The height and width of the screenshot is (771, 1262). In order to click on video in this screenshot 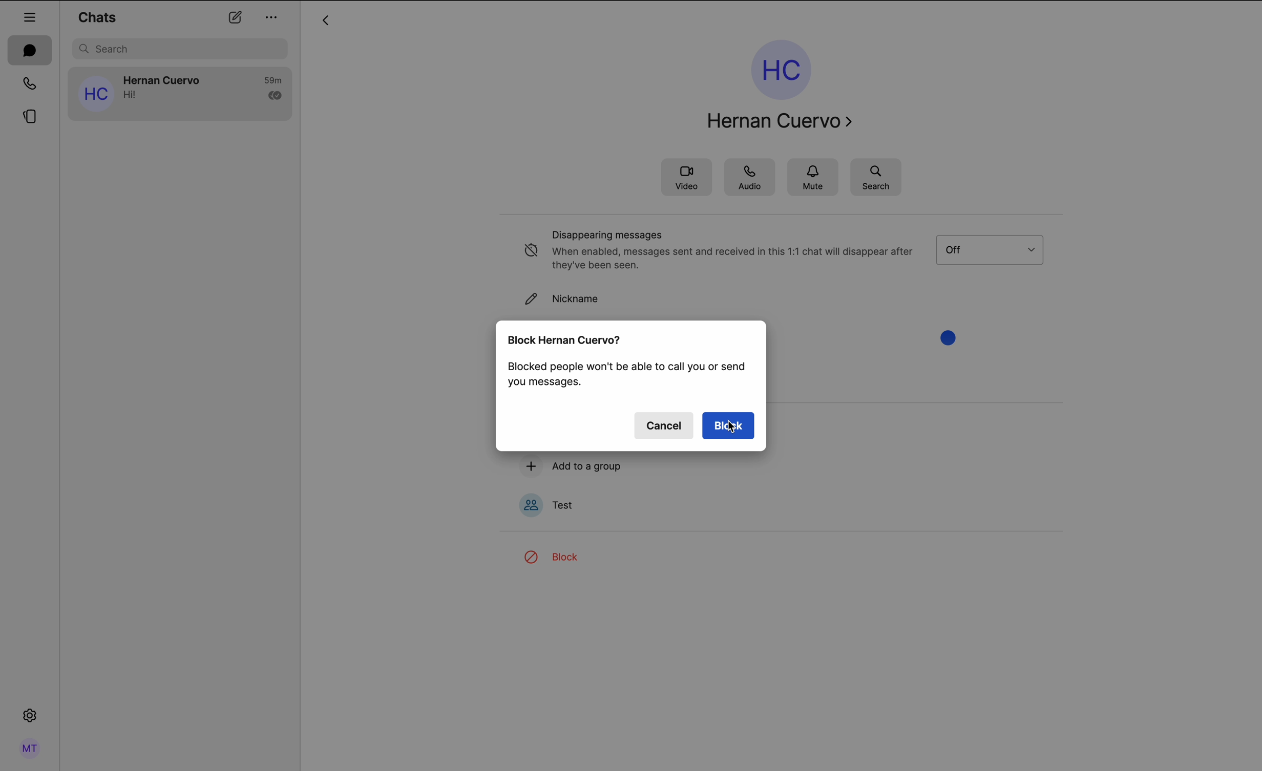, I will do `click(686, 177)`.